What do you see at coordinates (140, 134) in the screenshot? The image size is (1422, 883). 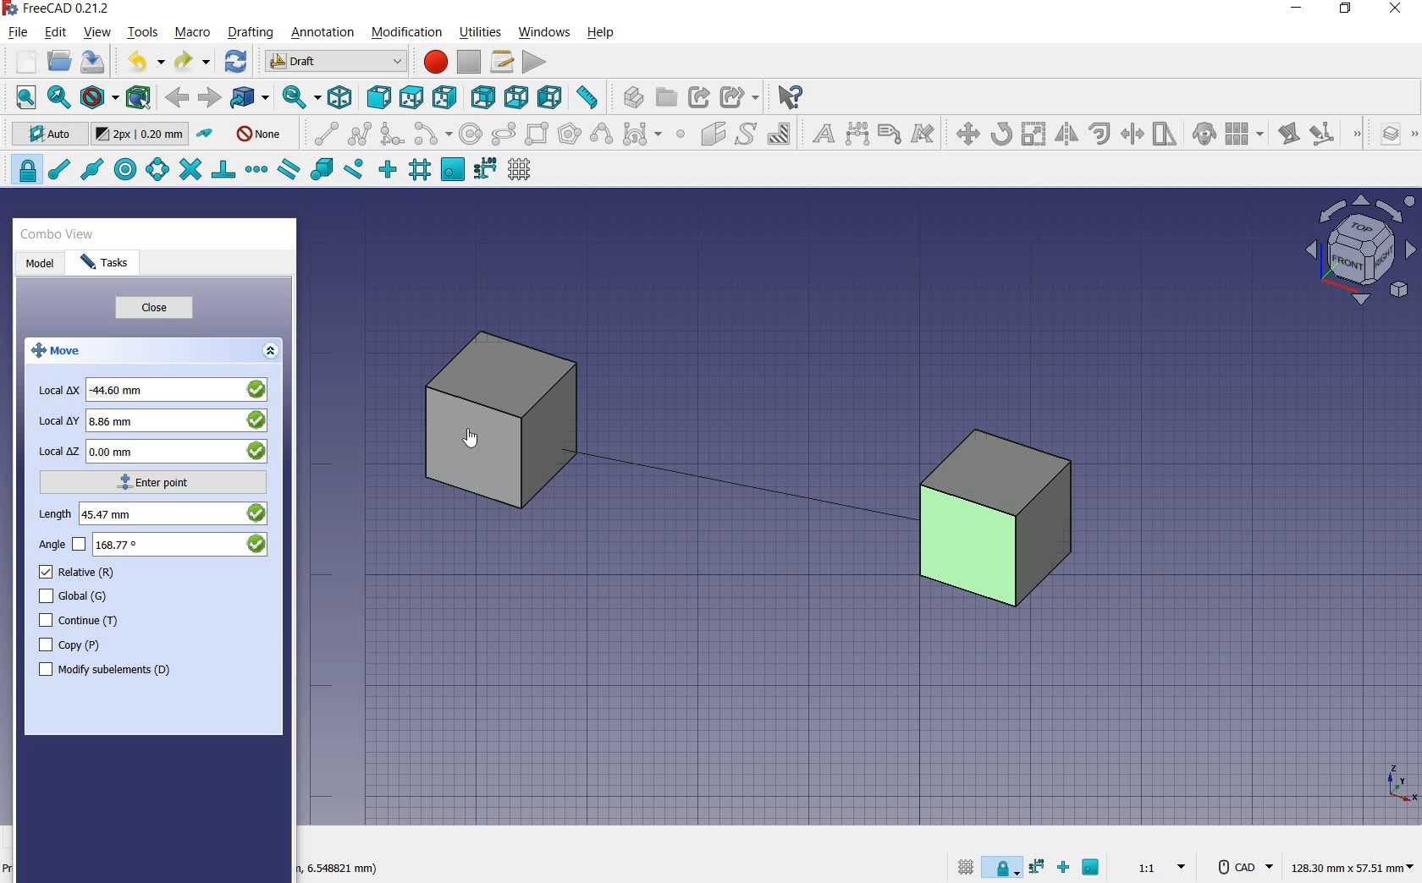 I see `change default size for new objects` at bounding box center [140, 134].